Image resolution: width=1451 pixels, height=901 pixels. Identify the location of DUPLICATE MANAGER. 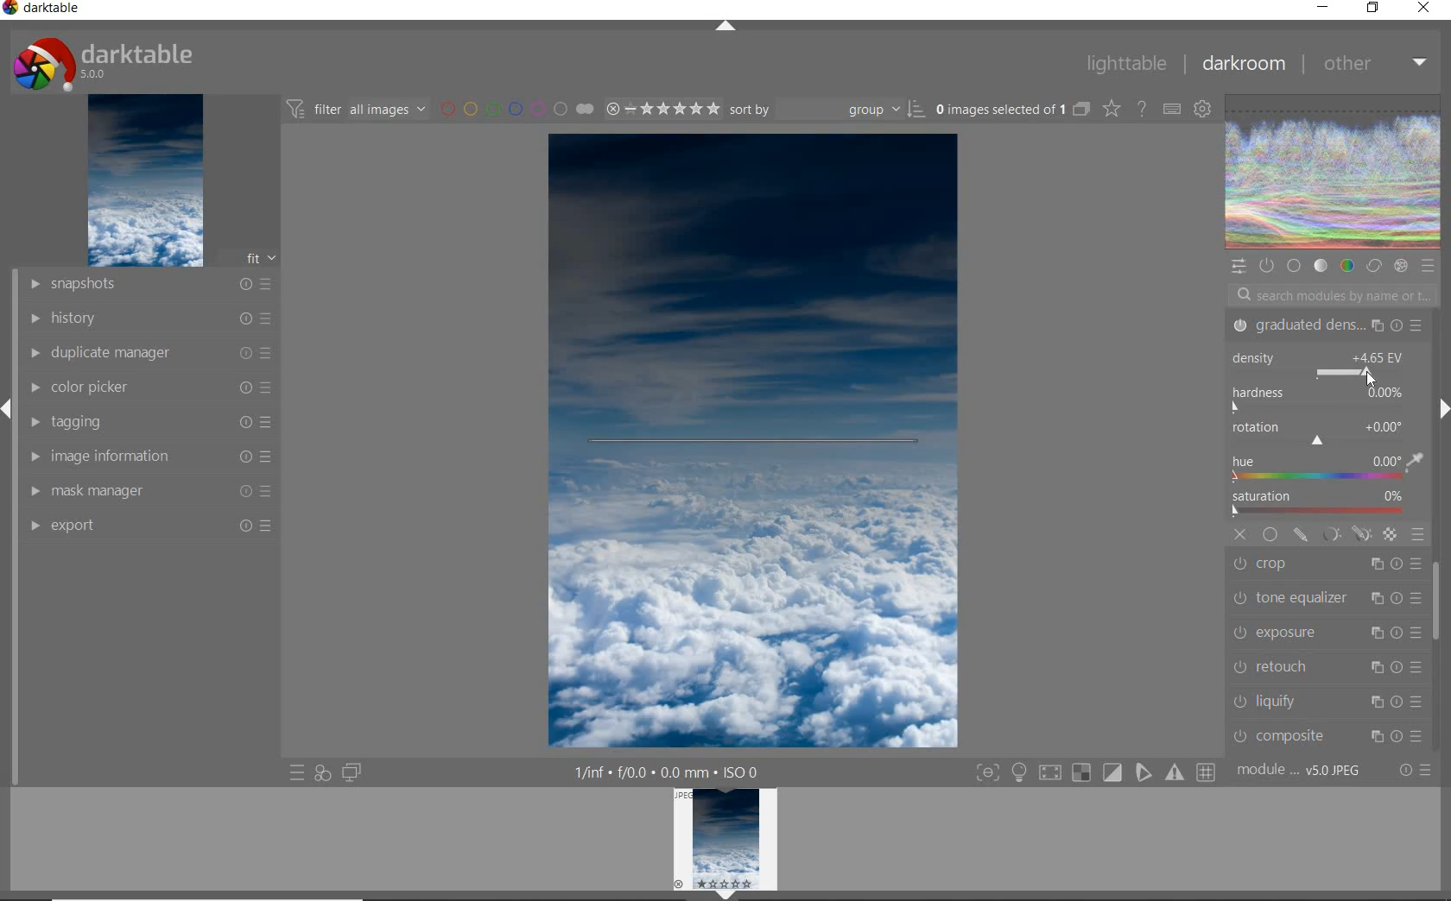
(148, 353).